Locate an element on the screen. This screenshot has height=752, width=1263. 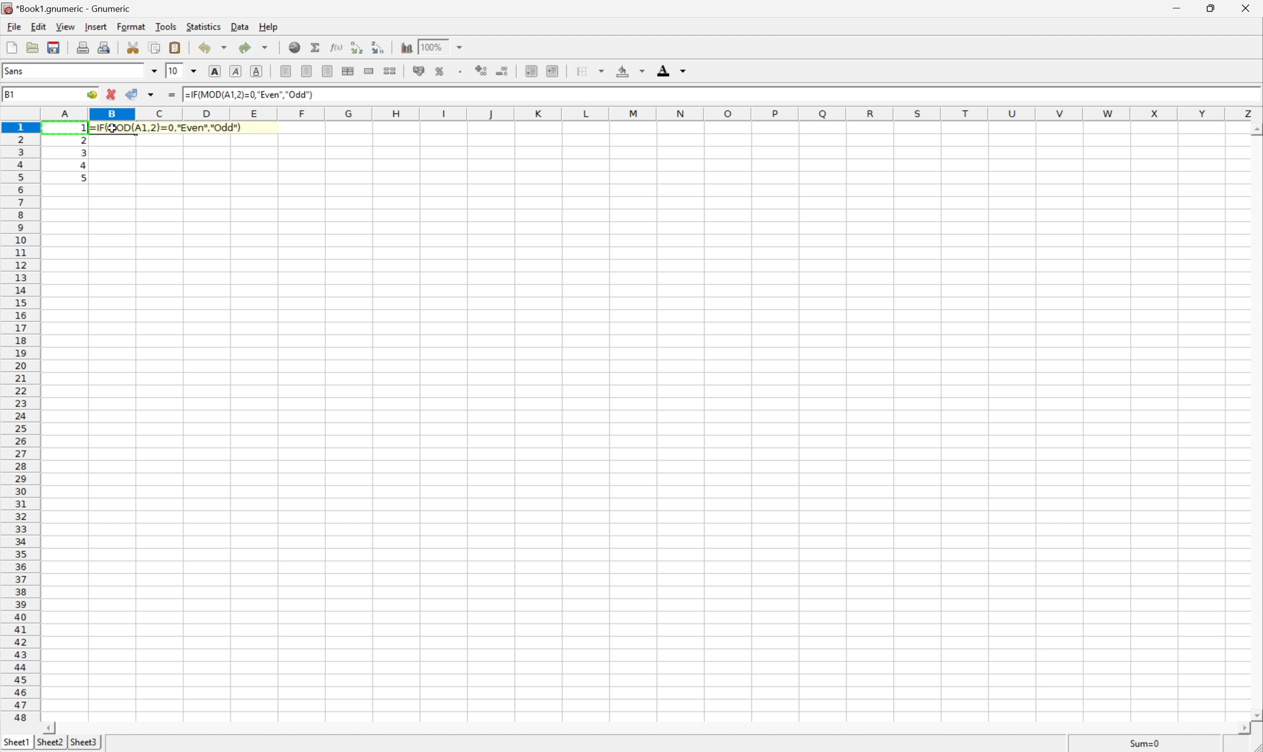
Borders is located at coordinates (588, 70).